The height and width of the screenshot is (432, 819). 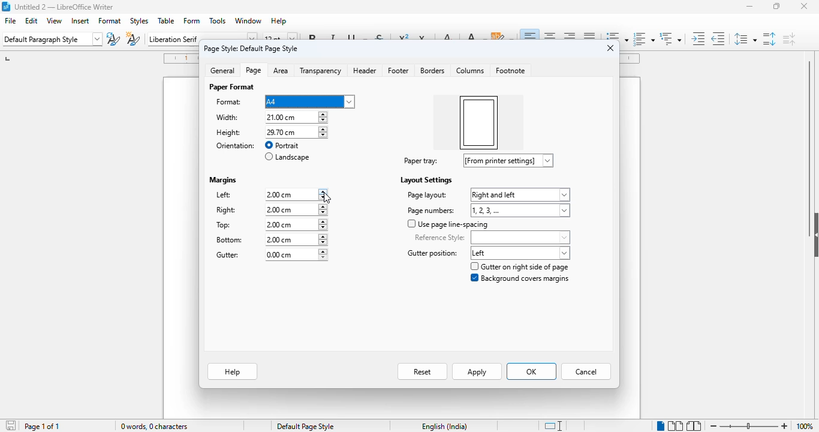 What do you see at coordinates (469, 70) in the screenshot?
I see `columns` at bounding box center [469, 70].